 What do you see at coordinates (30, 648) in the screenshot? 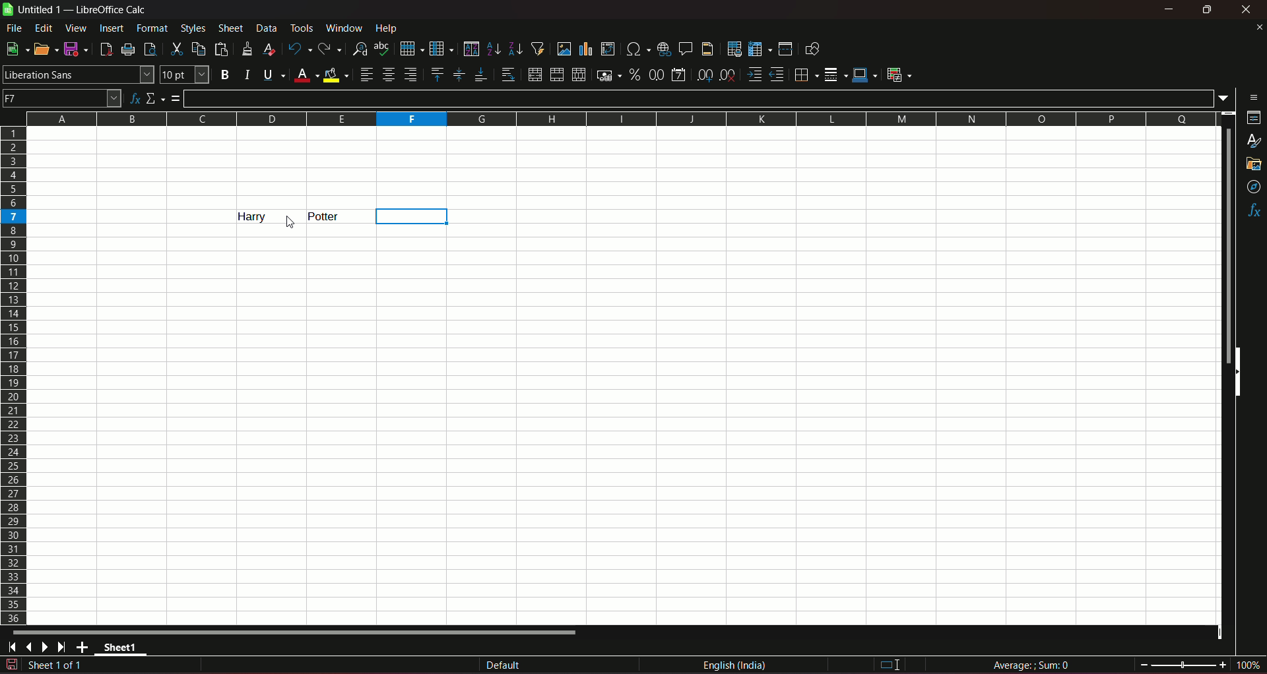
I see `scroll to previous` at bounding box center [30, 648].